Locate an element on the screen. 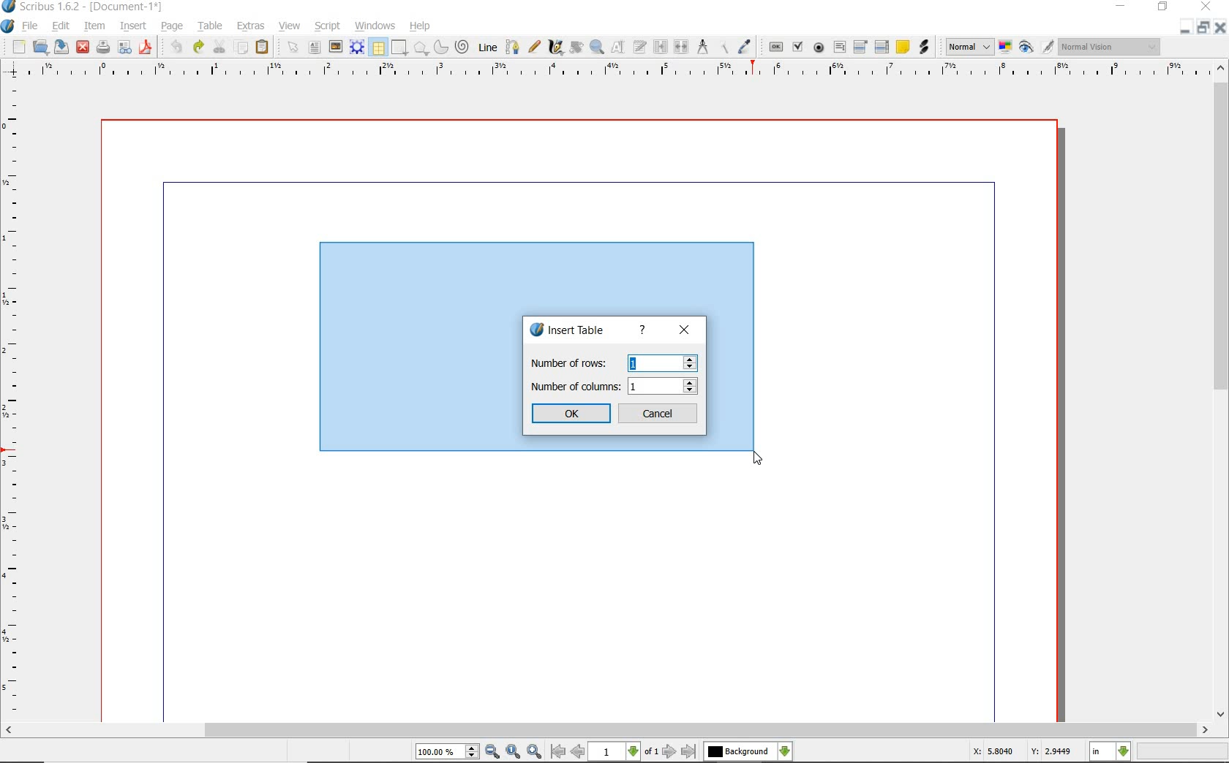 The height and width of the screenshot is (763, 1229). pdf push button is located at coordinates (776, 46).